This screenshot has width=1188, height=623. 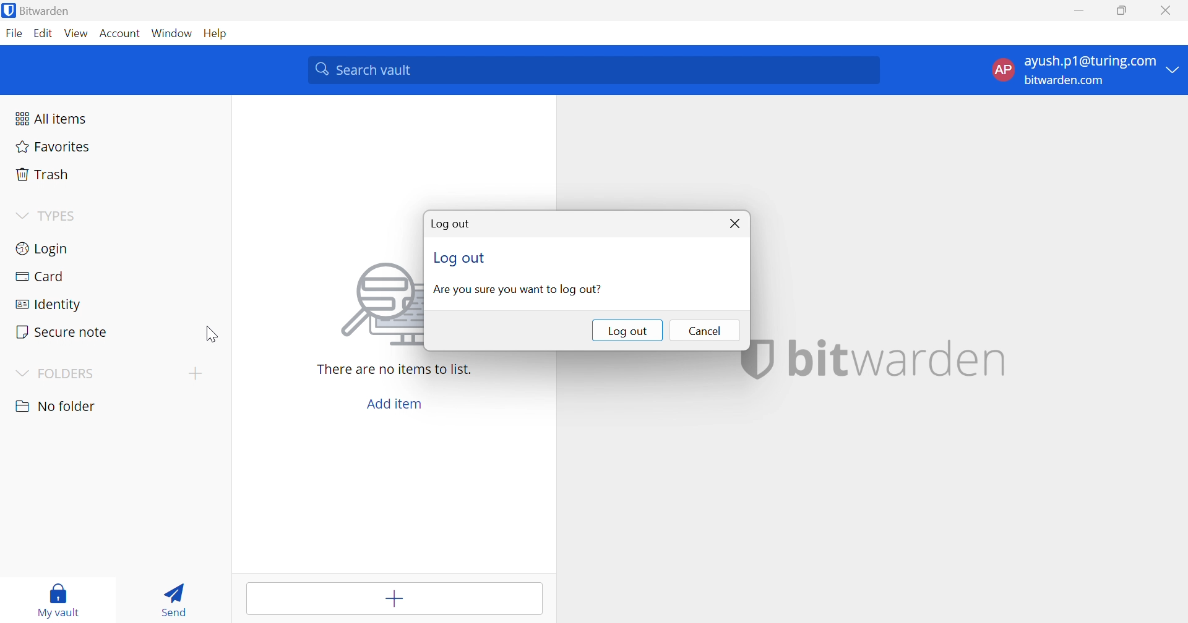 What do you see at coordinates (77, 33) in the screenshot?
I see `View` at bounding box center [77, 33].